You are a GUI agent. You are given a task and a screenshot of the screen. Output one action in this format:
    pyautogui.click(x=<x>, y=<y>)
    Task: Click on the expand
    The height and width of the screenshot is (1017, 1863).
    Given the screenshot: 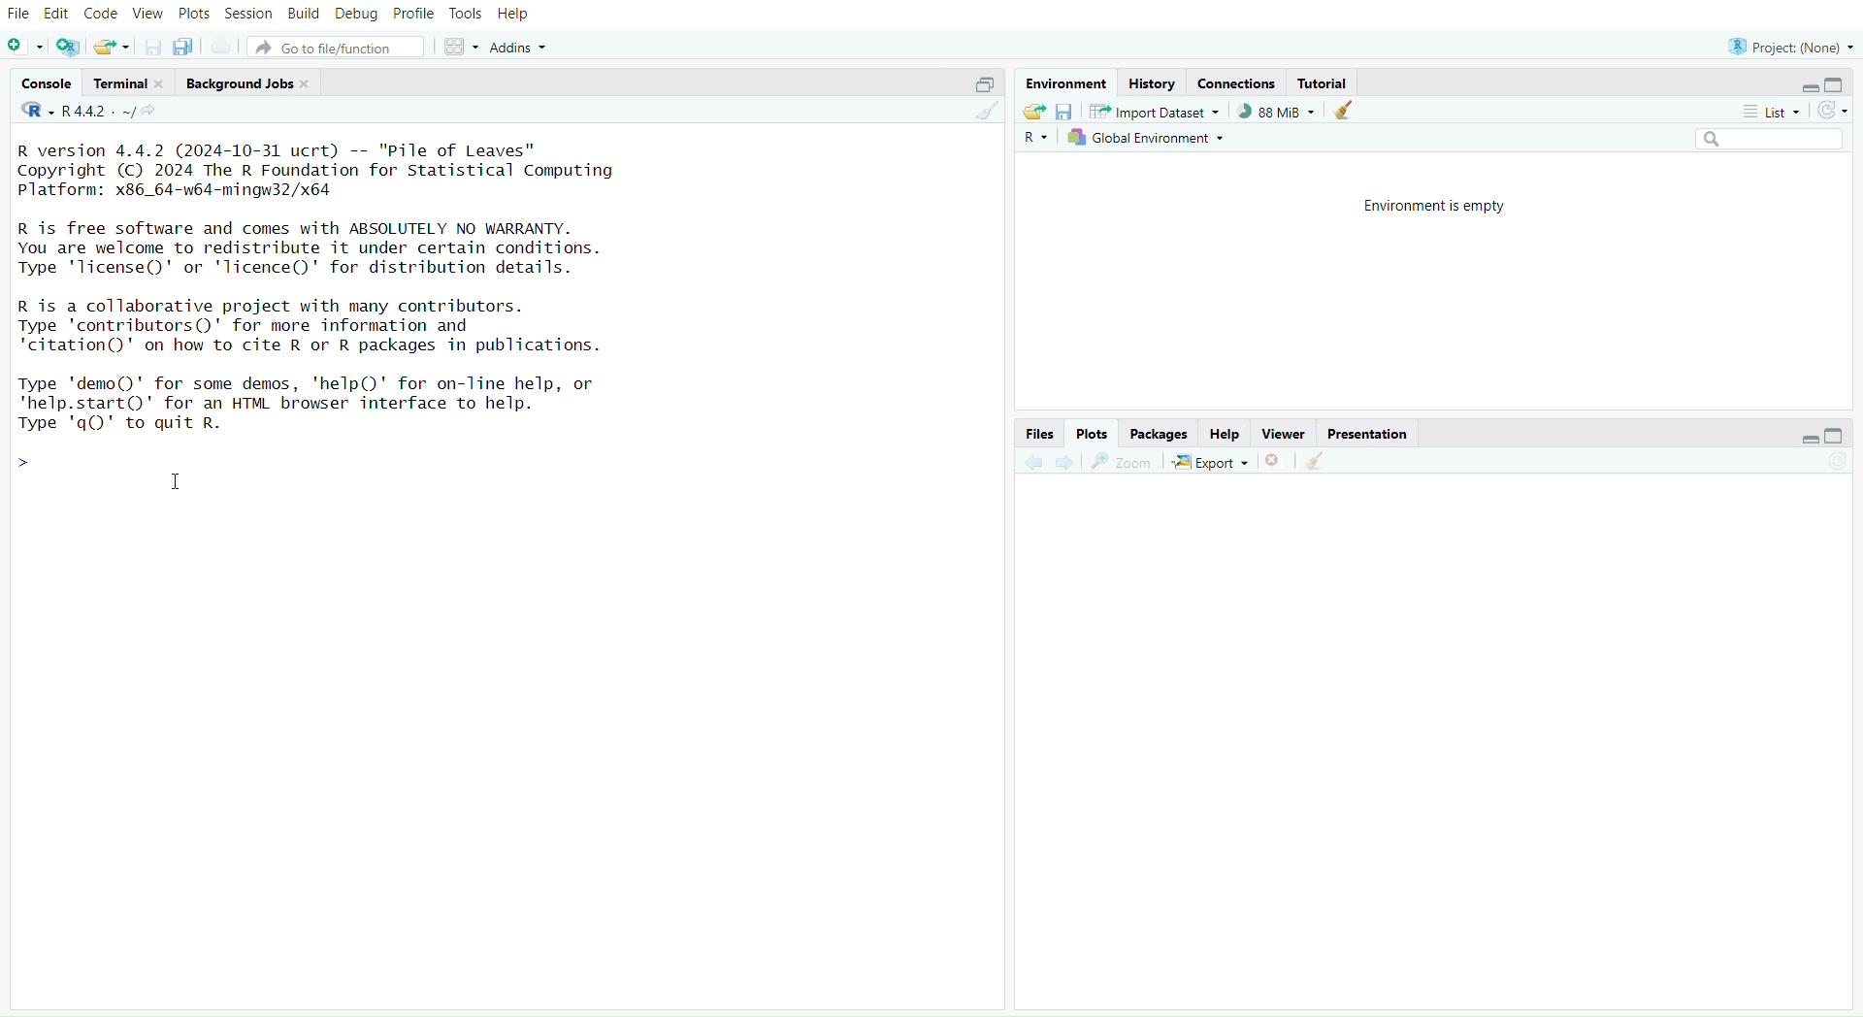 What is the action you would take?
    pyautogui.click(x=1801, y=441)
    